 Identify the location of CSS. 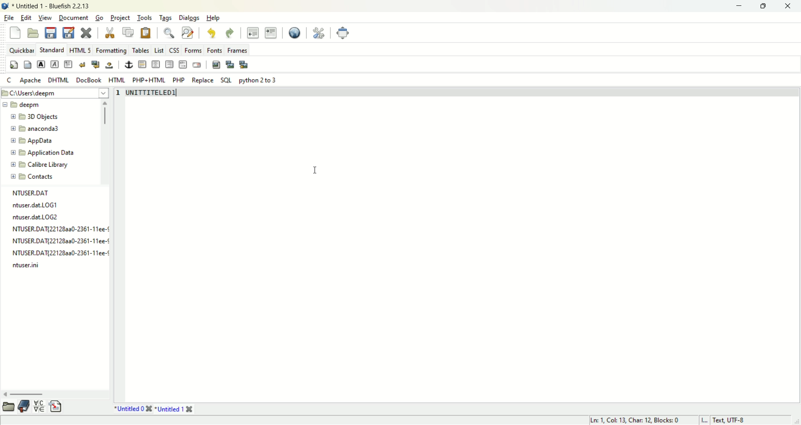
(174, 50).